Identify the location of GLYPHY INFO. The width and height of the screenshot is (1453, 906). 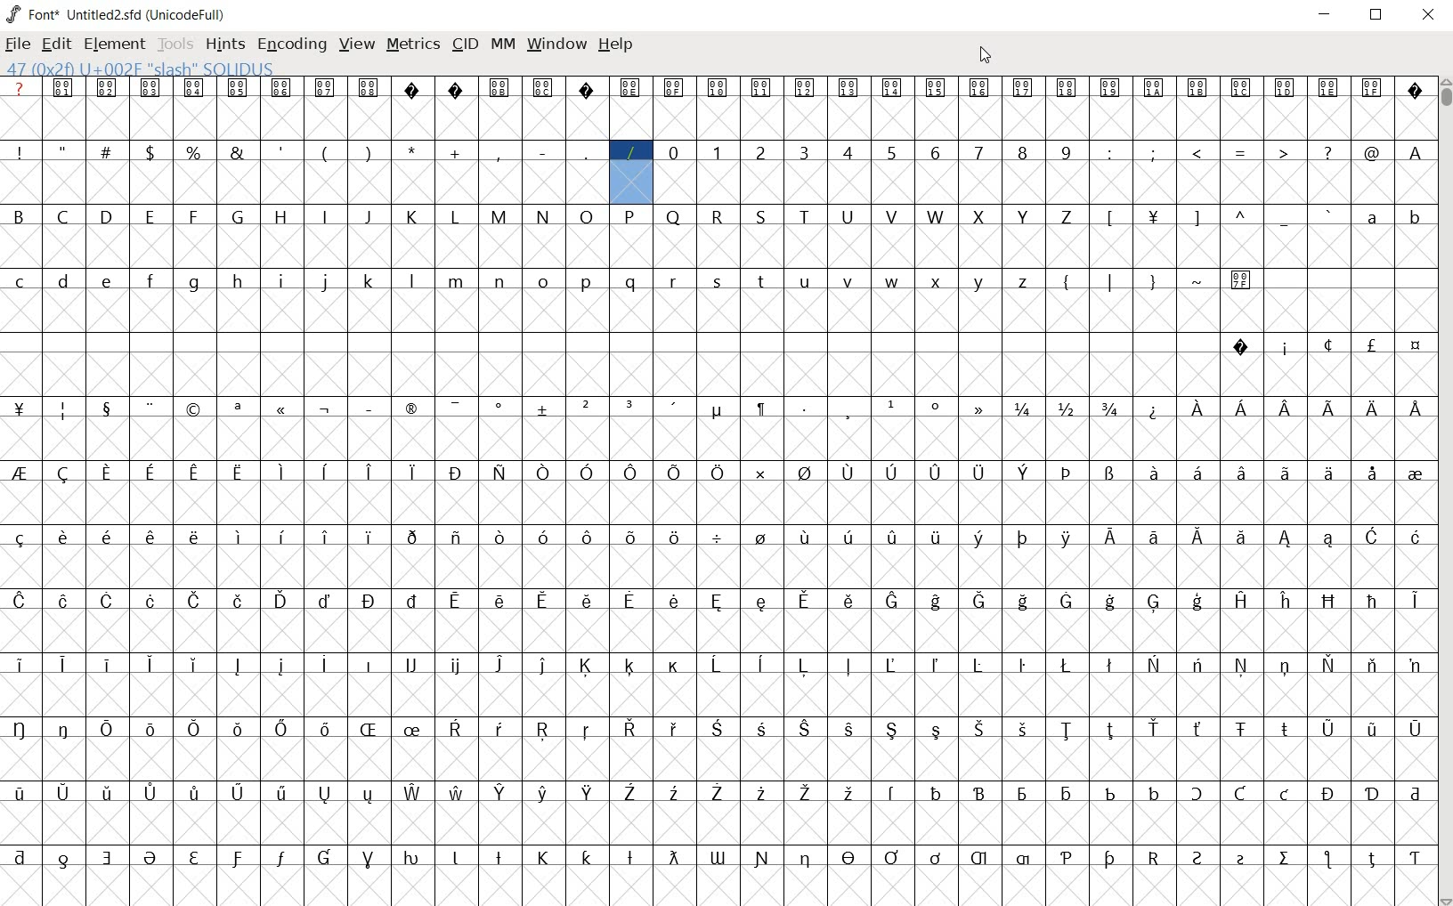
(148, 68).